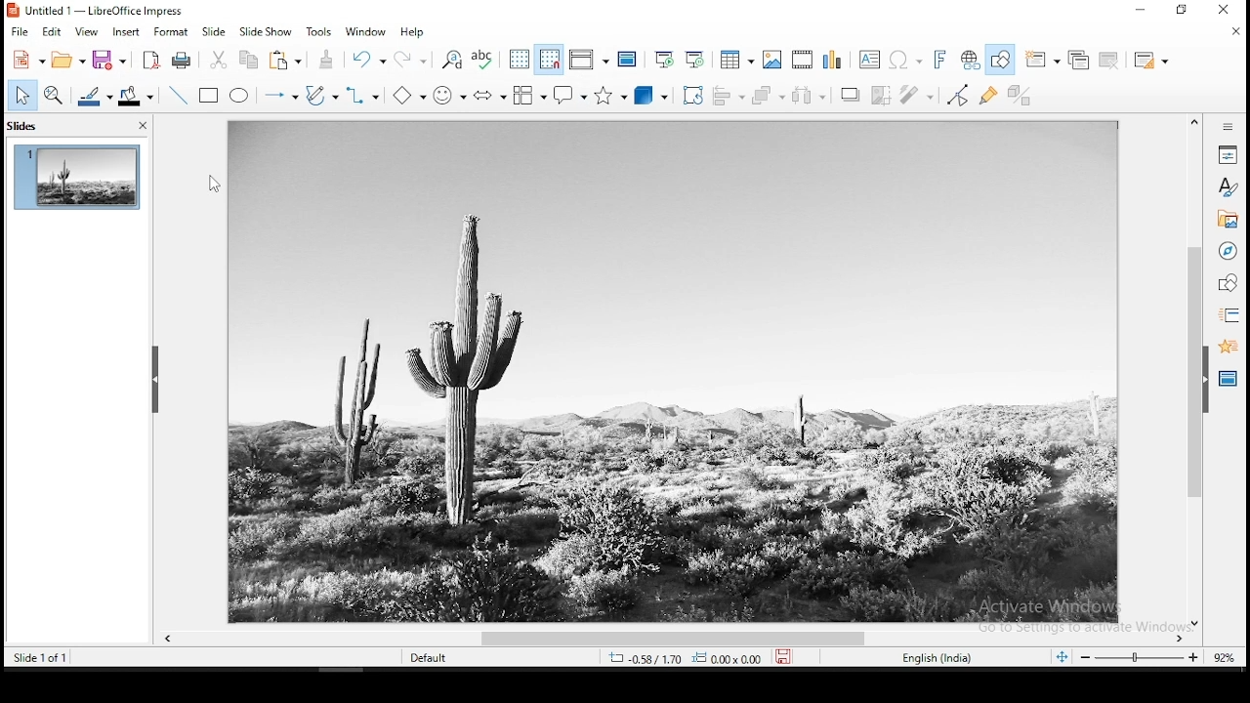 The width and height of the screenshot is (1250, 703). I want to click on zoom level, so click(1222, 657).